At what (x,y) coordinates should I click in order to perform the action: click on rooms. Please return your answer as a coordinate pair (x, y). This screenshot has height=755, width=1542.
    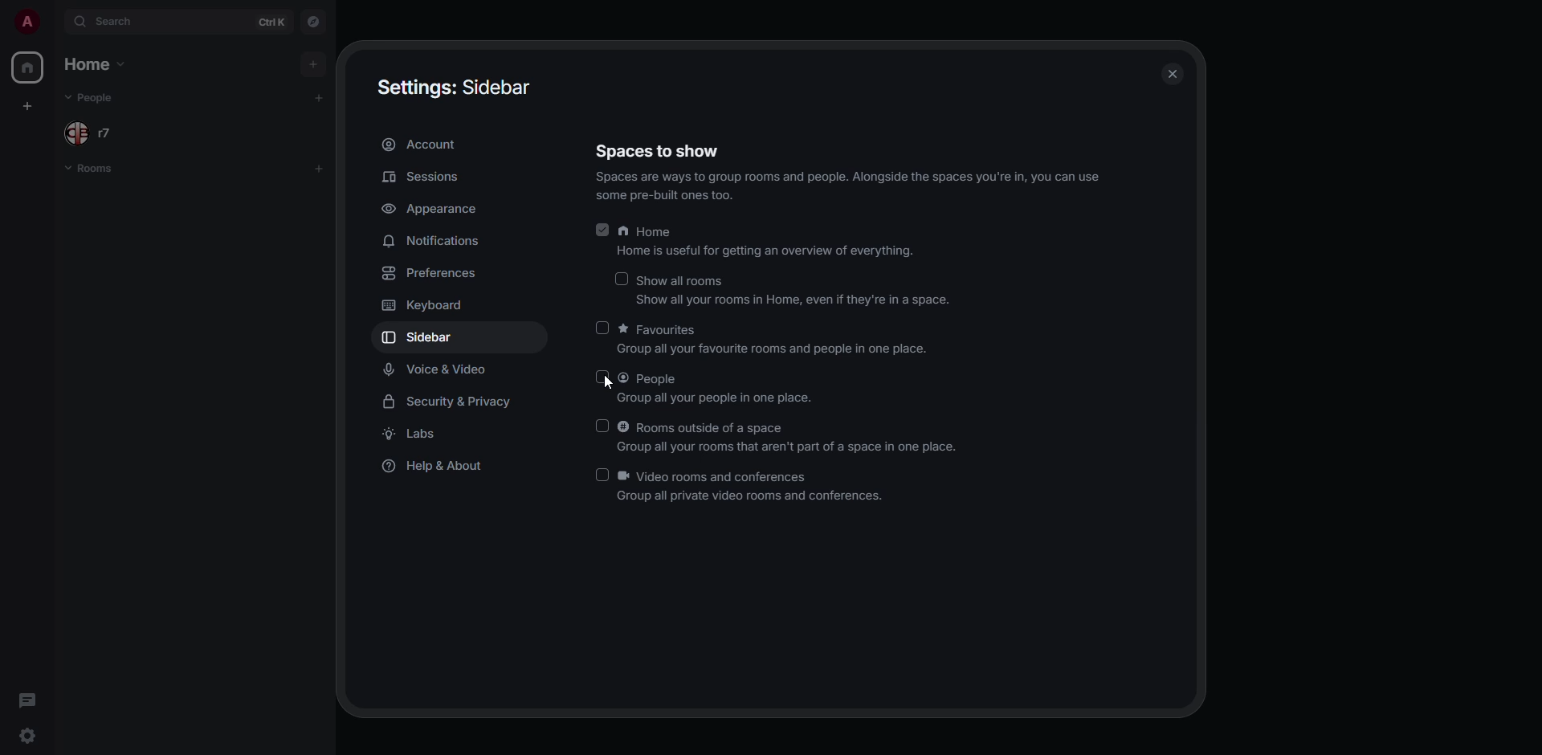
    Looking at the image, I should click on (90, 172).